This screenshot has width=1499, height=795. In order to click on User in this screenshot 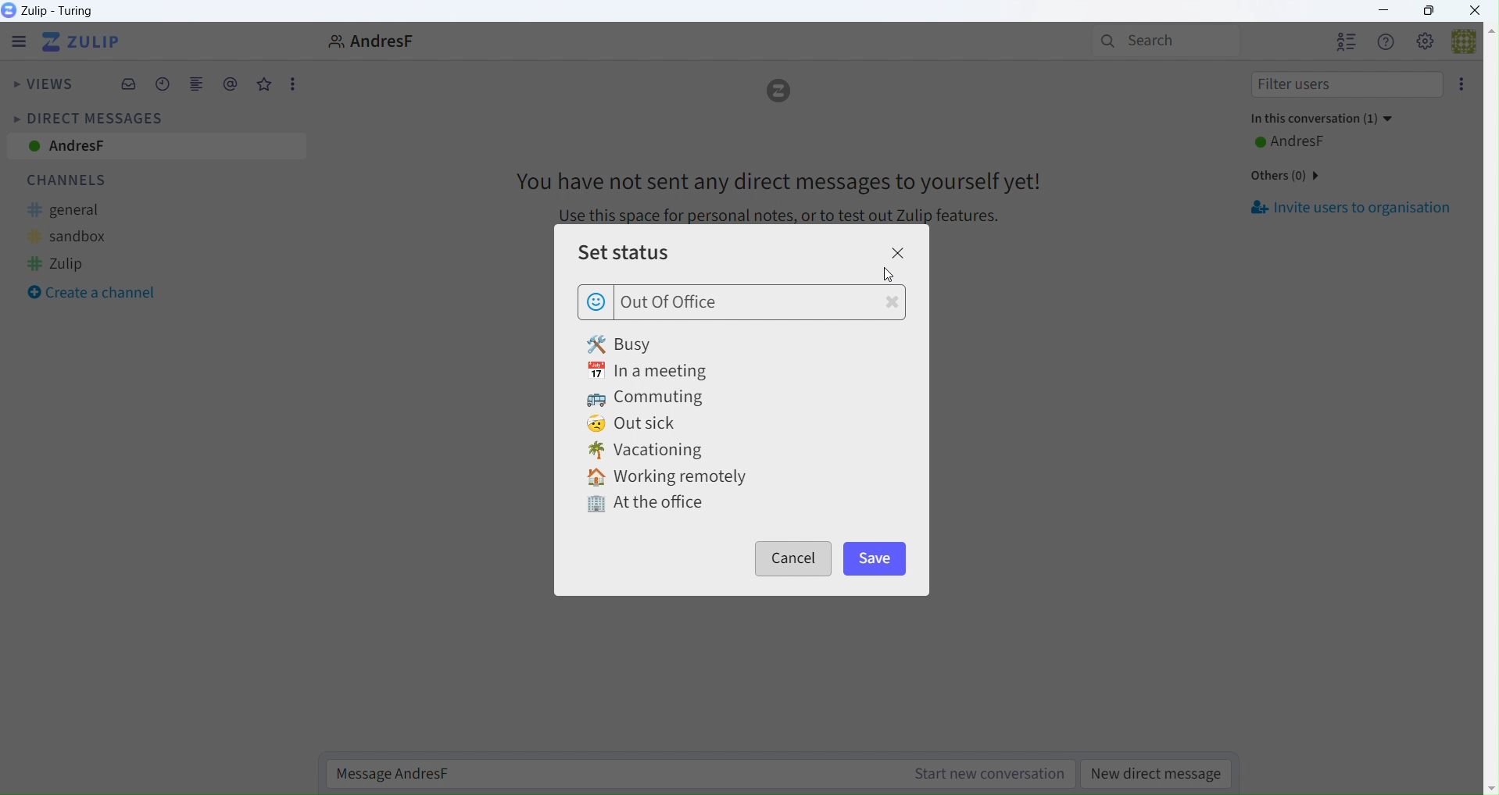, I will do `click(1472, 47)`.